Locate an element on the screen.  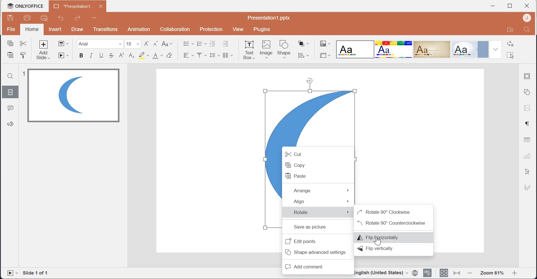
Select all is located at coordinates (513, 54).